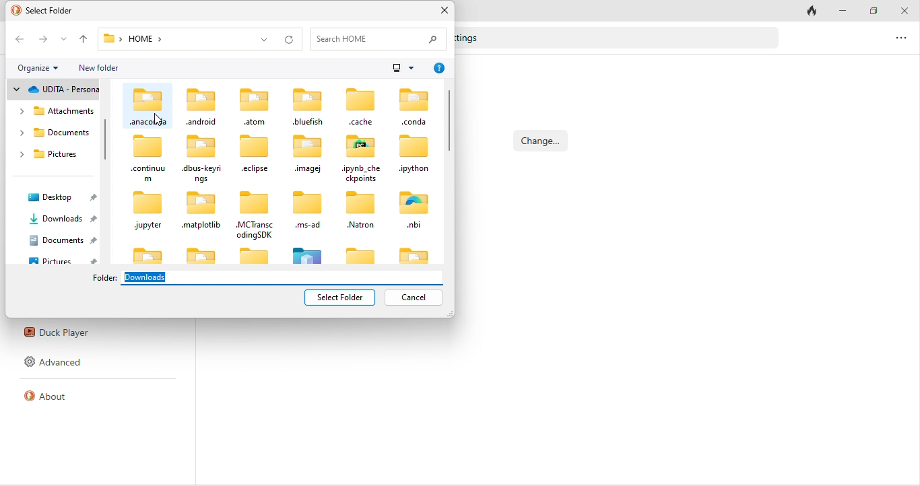 The width and height of the screenshot is (920, 486). Describe the element at coordinates (305, 211) in the screenshot. I see `.ms-ad` at that location.